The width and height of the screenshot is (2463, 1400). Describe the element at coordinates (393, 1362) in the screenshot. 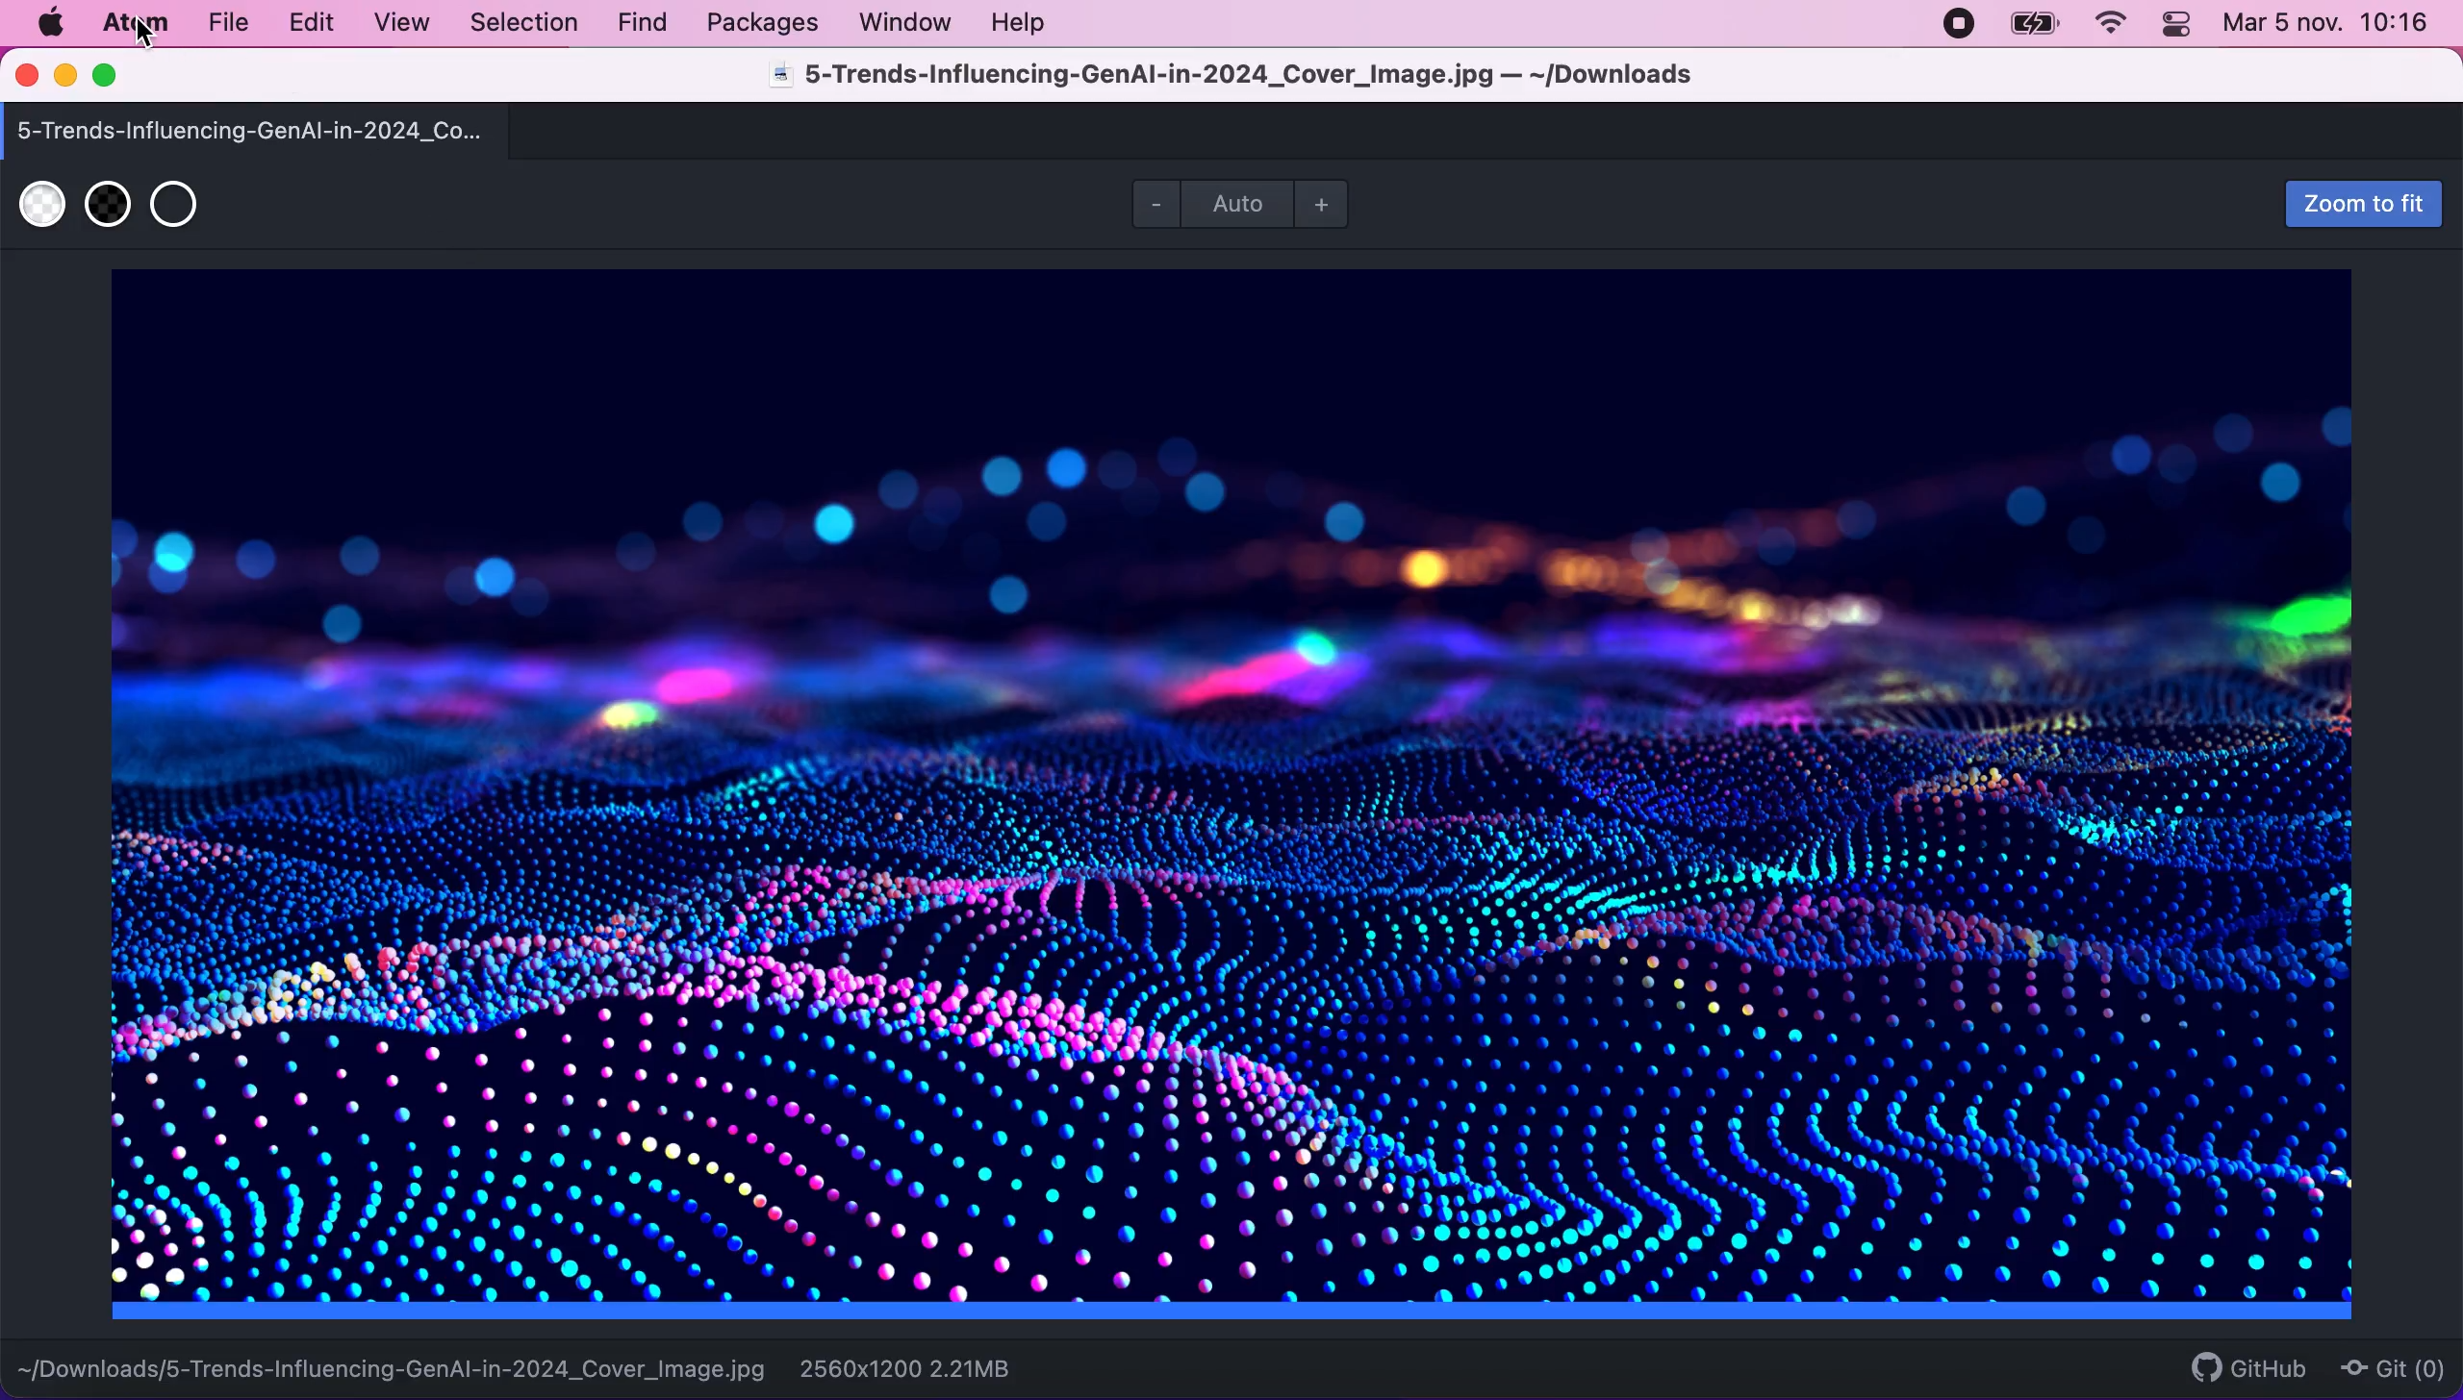

I see `click to copy absolute file path` at that location.